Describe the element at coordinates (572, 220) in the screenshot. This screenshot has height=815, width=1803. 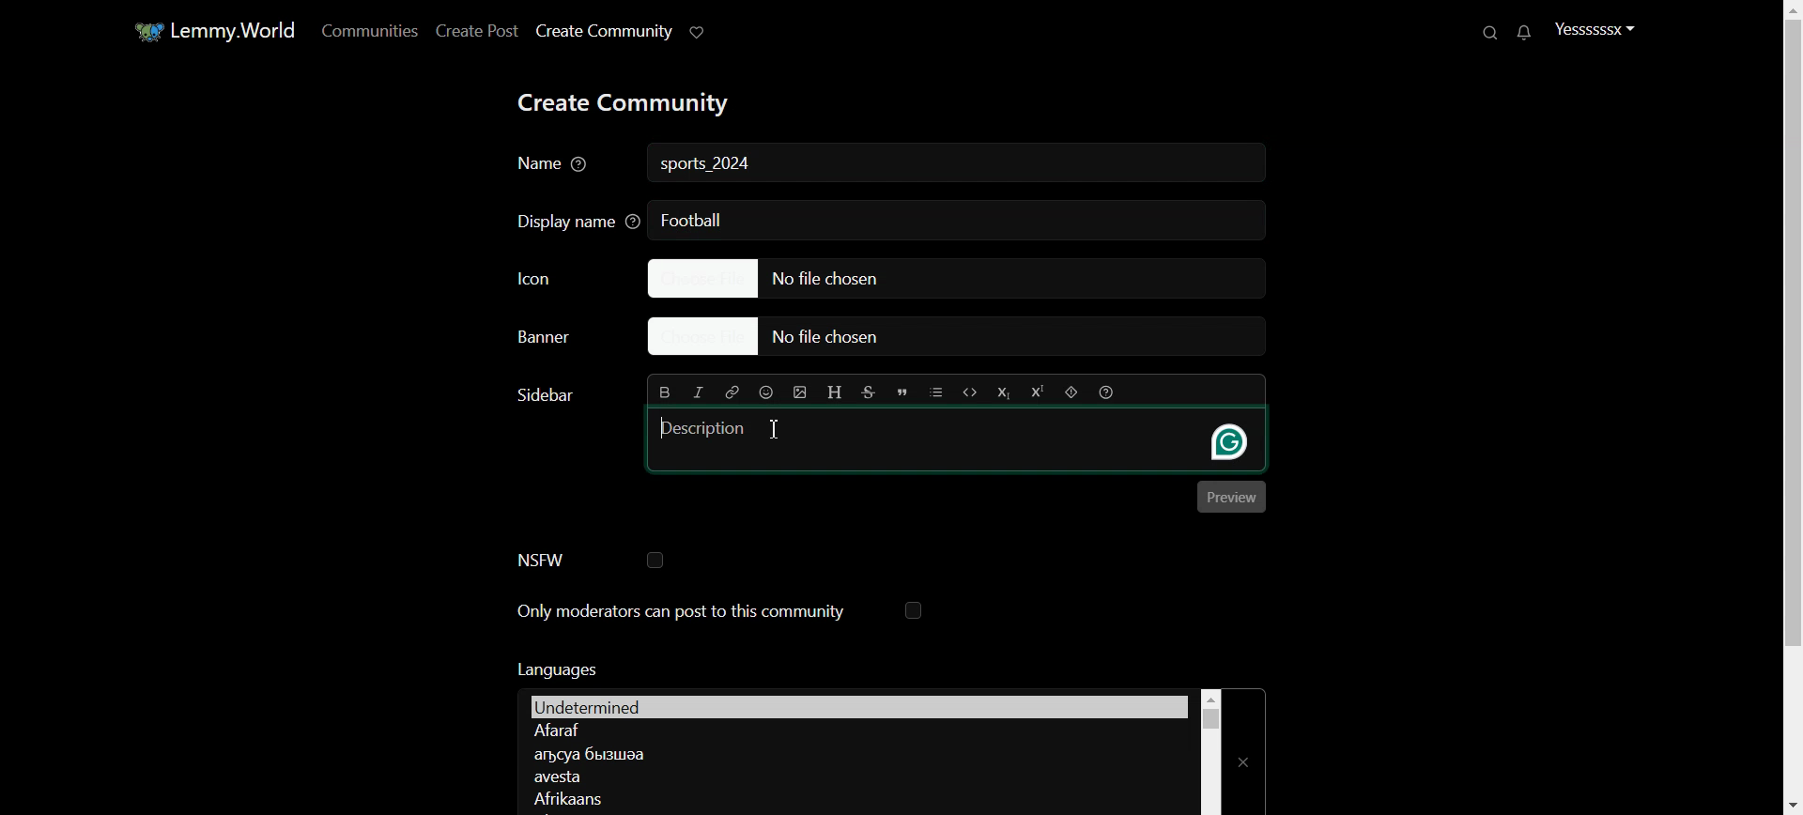
I see `Display name` at that location.